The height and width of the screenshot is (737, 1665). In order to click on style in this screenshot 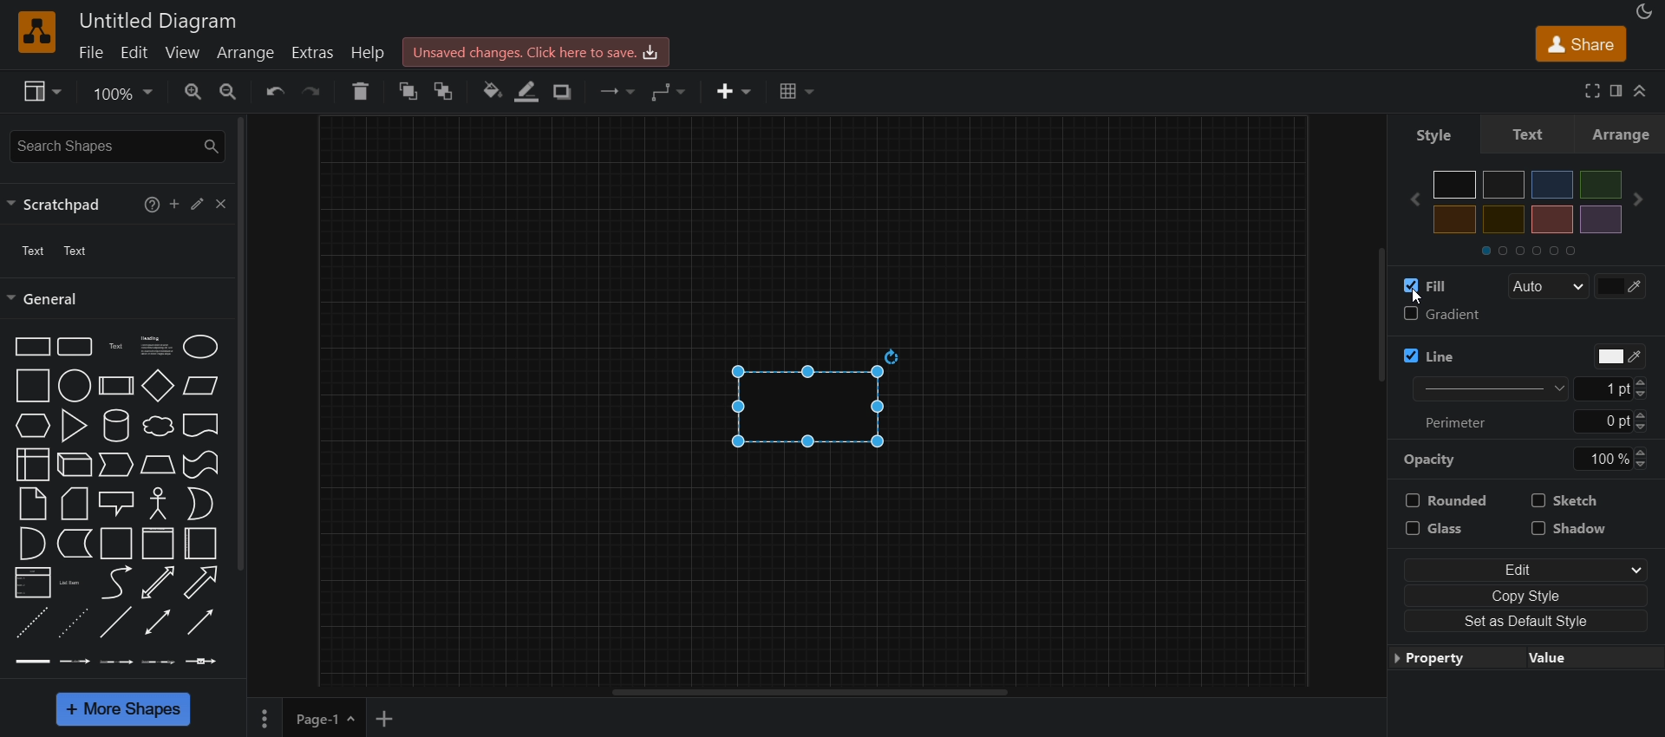, I will do `click(1531, 136)`.